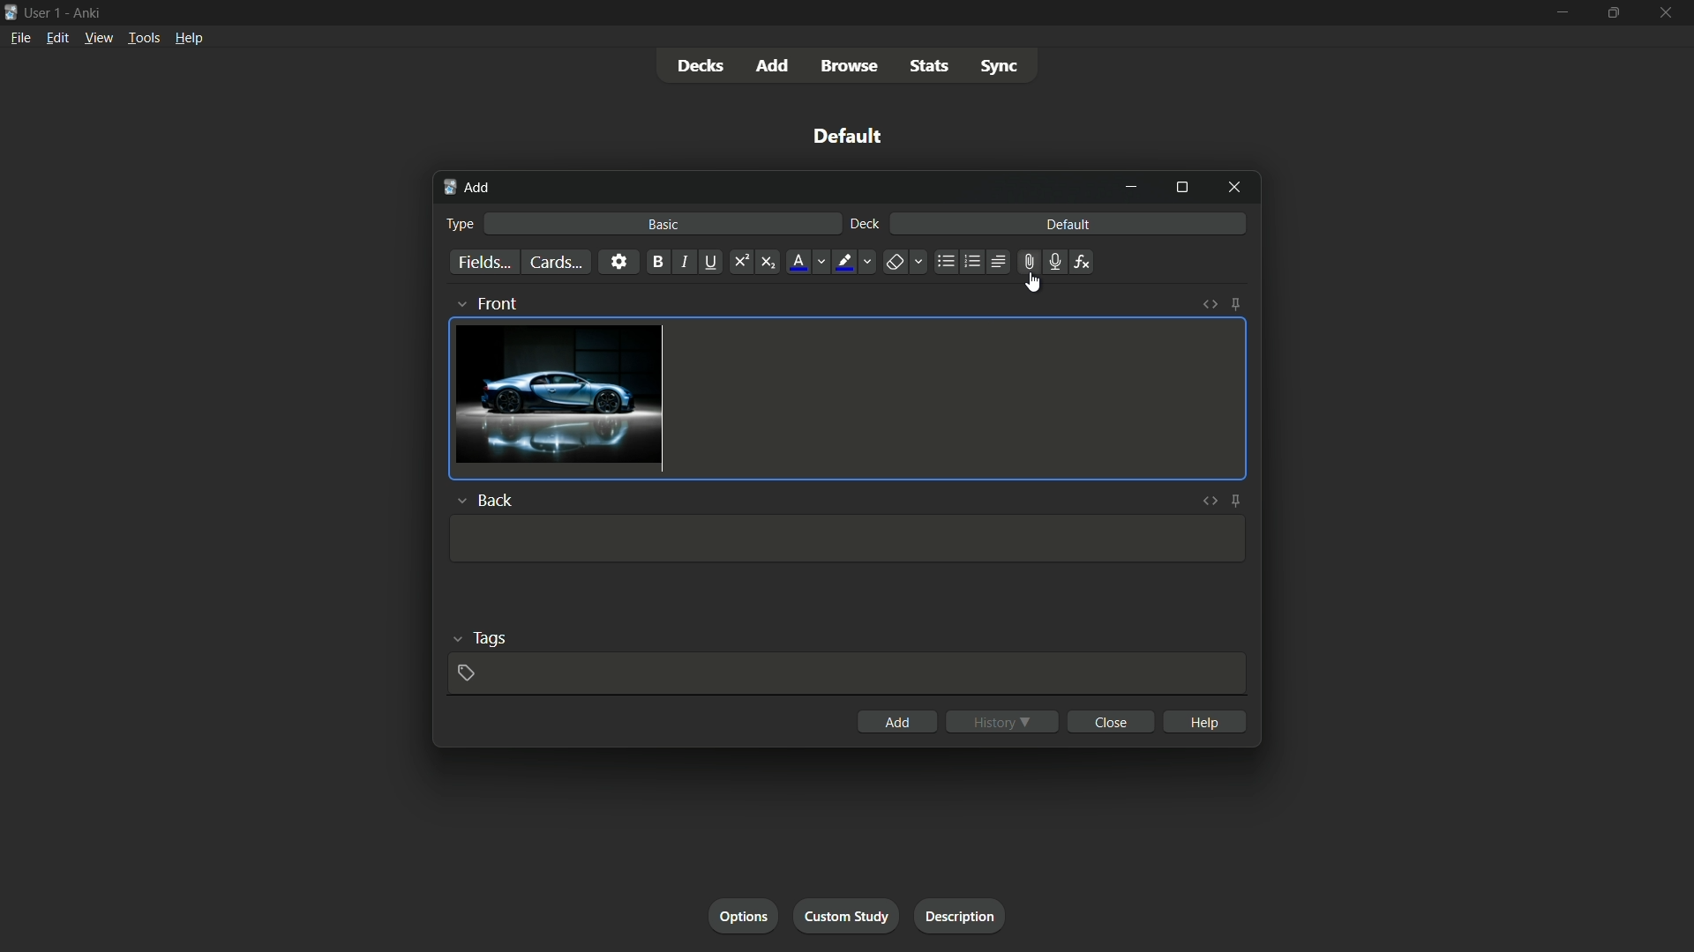  I want to click on add, so click(466, 187).